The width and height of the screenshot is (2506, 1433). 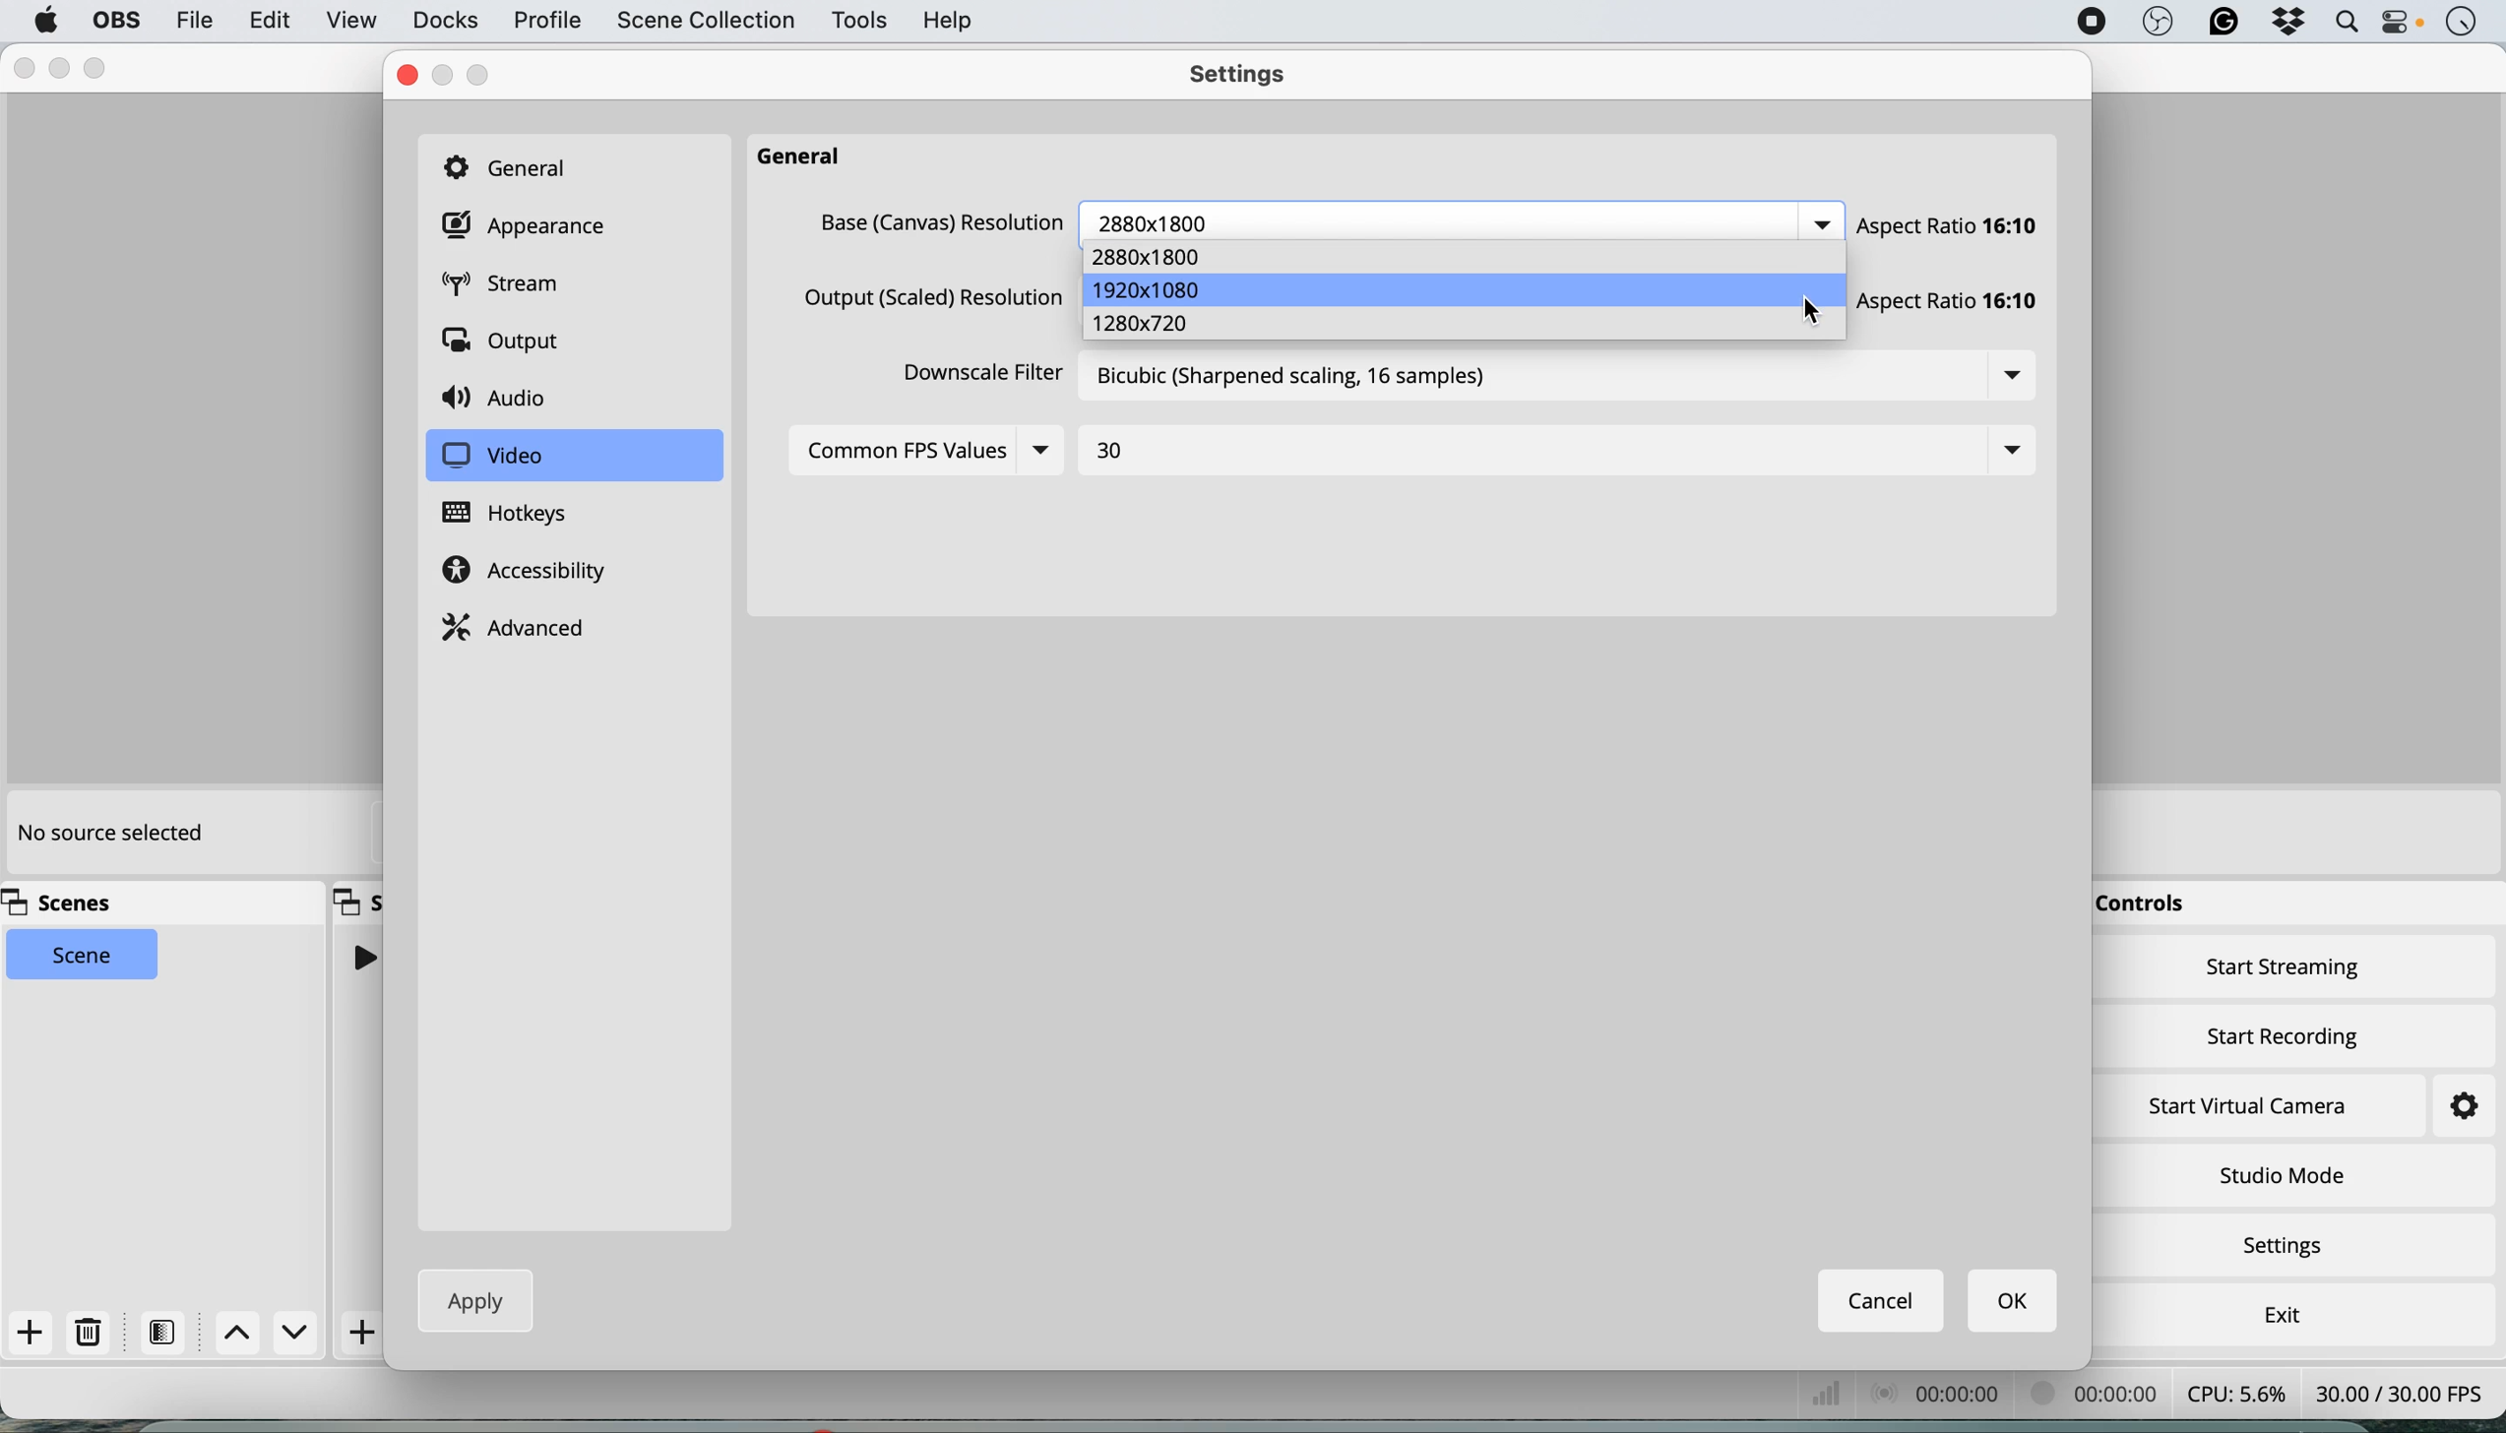 What do you see at coordinates (351, 23) in the screenshot?
I see `view` at bounding box center [351, 23].